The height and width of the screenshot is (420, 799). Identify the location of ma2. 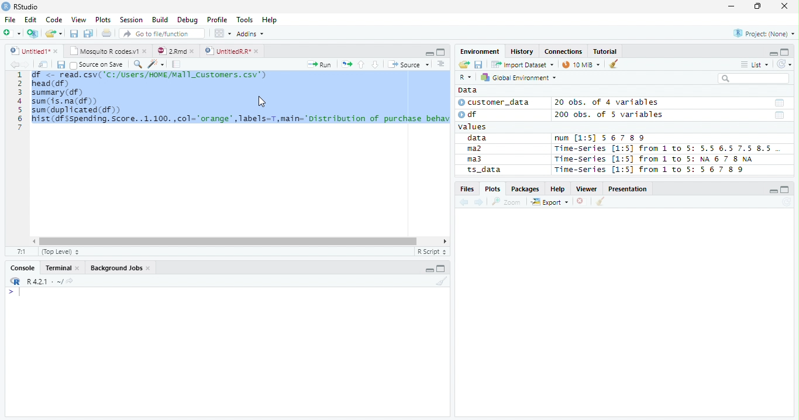
(477, 150).